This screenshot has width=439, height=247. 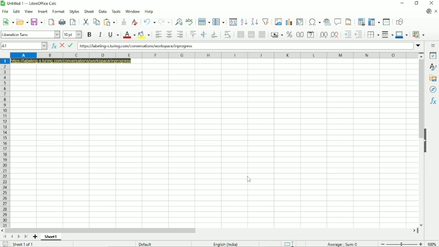 What do you see at coordinates (37, 22) in the screenshot?
I see `Save` at bounding box center [37, 22].